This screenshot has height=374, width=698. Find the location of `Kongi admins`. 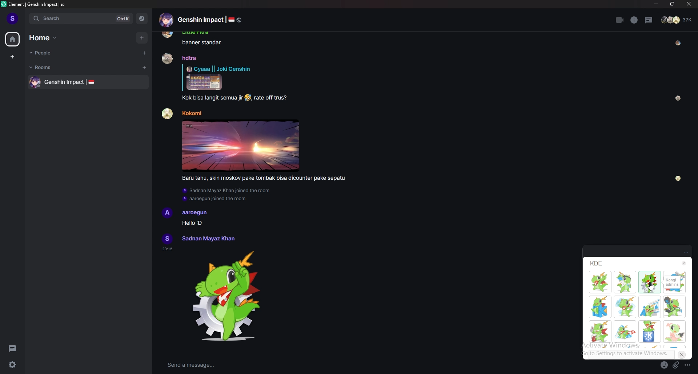

Kongi admins is located at coordinates (649, 282).